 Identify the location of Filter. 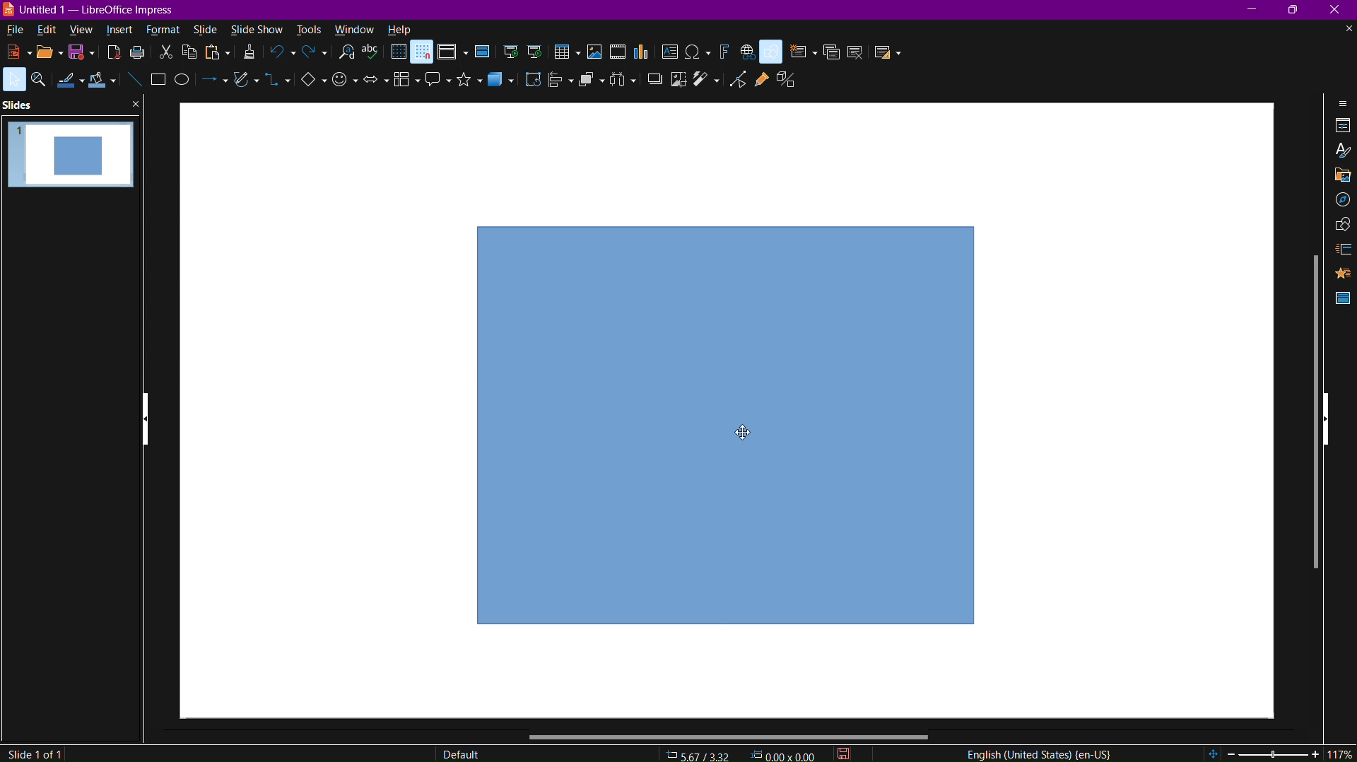
(709, 82).